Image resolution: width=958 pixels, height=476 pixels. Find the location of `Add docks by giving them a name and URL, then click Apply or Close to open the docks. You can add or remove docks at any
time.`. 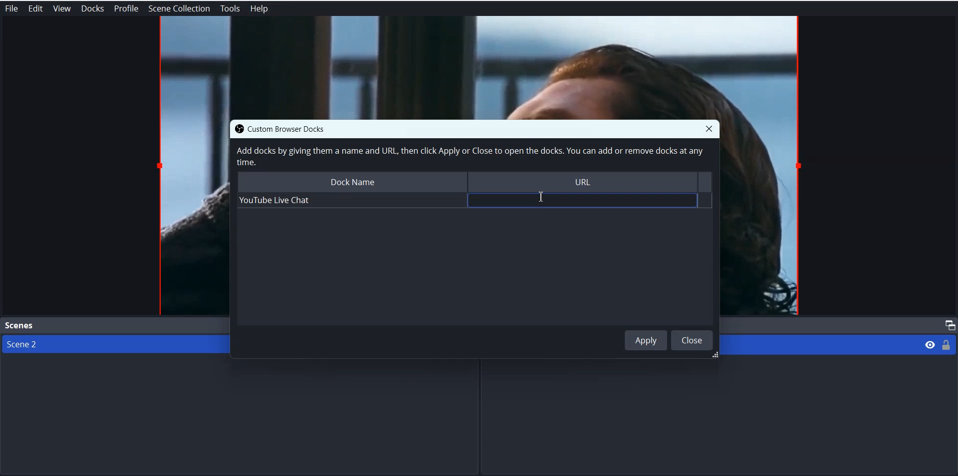

Add docks by giving them a name and URL, then click Apply or Close to open the docks. You can add or remove docks at any
time. is located at coordinates (469, 157).